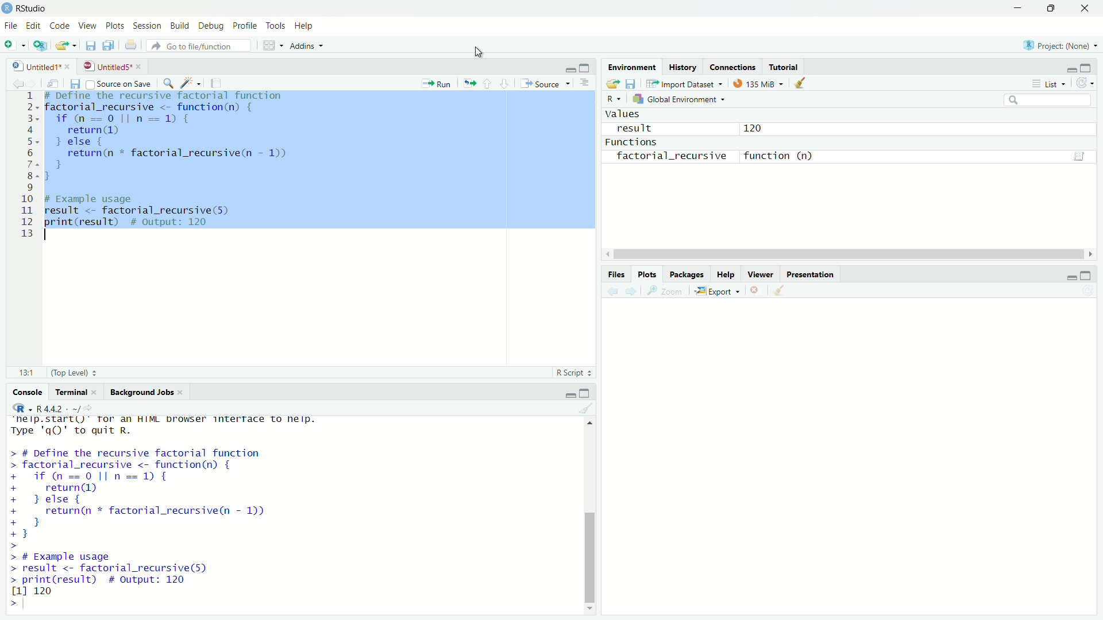 The image size is (1103, 620). What do you see at coordinates (243, 26) in the screenshot?
I see `Profile` at bounding box center [243, 26].